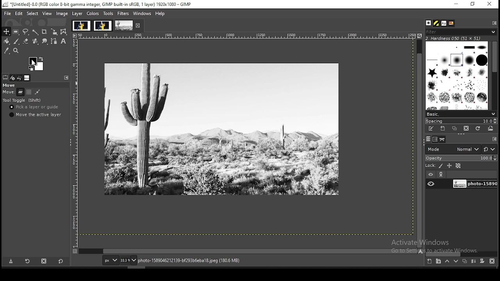 This screenshot has width=500, height=281. What do you see at coordinates (443, 139) in the screenshot?
I see `paths` at bounding box center [443, 139].